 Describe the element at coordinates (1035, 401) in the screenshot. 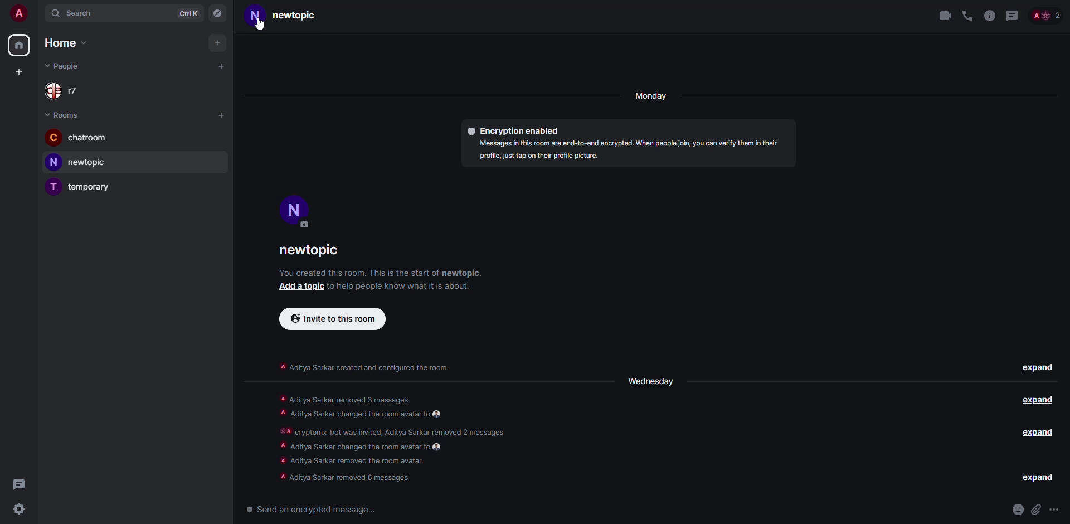

I see `expand` at that location.